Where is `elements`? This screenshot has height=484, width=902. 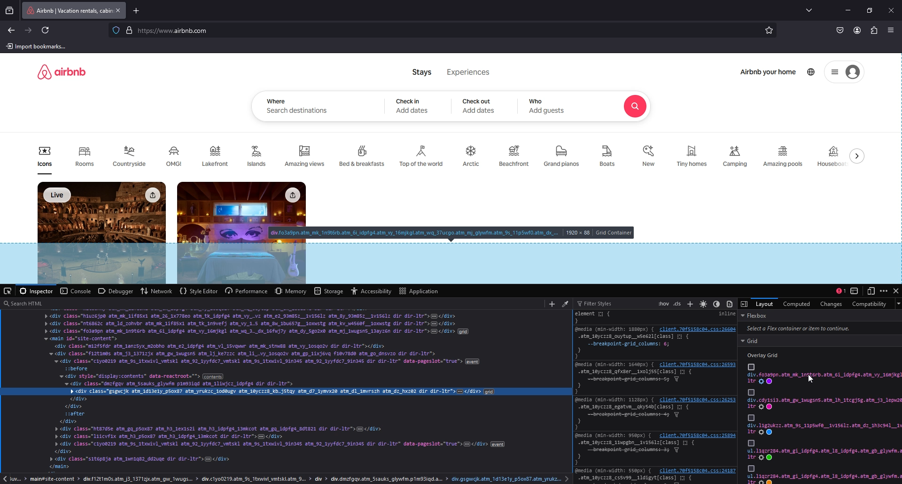 elements is located at coordinates (634, 382).